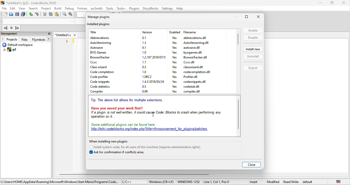  Describe the element at coordinates (128, 101) in the screenshot. I see `tip the above list allow for multiple selections` at that location.